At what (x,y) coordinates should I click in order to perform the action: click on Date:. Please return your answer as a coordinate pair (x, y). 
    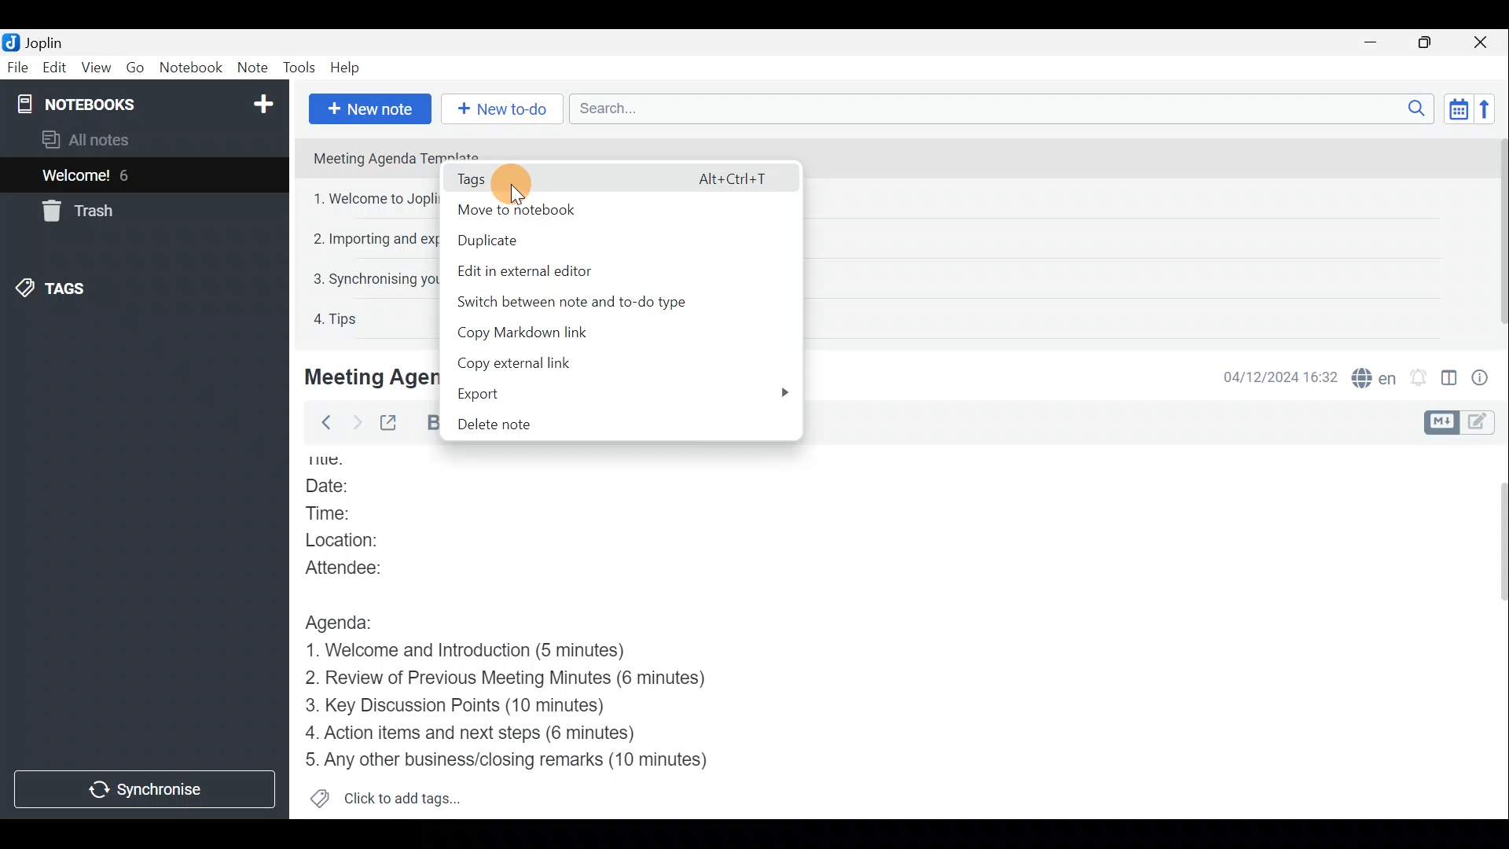
    Looking at the image, I should click on (346, 487).